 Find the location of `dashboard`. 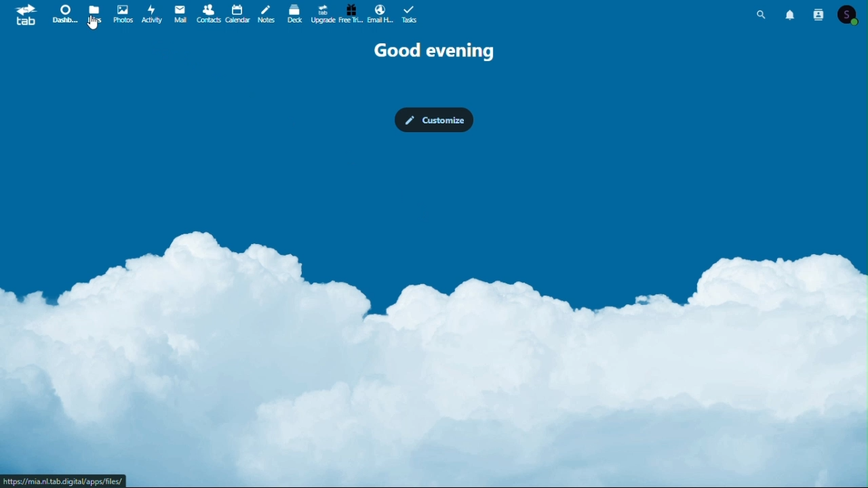

dashboard is located at coordinates (64, 13).